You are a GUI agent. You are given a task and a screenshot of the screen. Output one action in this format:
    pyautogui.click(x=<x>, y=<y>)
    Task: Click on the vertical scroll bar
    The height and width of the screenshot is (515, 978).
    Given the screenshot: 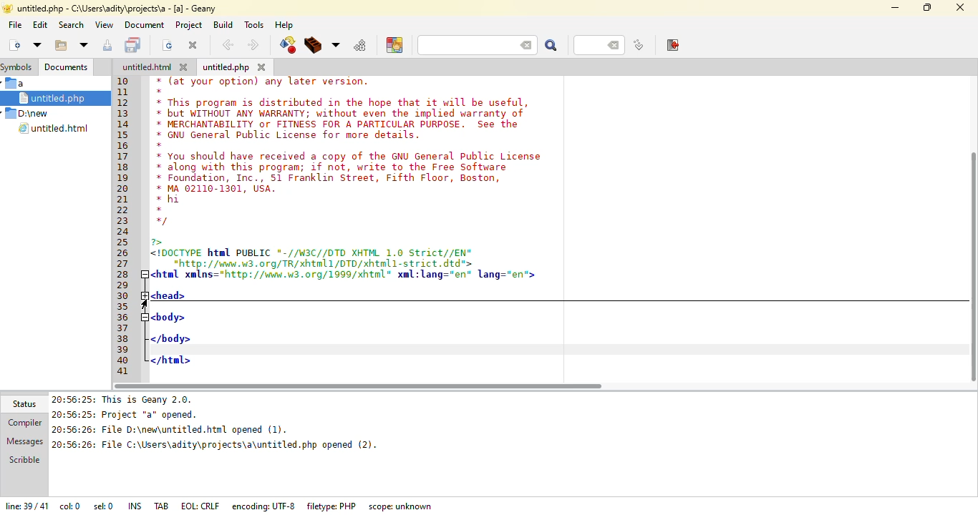 What is the action you would take?
    pyautogui.click(x=977, y=275)
    